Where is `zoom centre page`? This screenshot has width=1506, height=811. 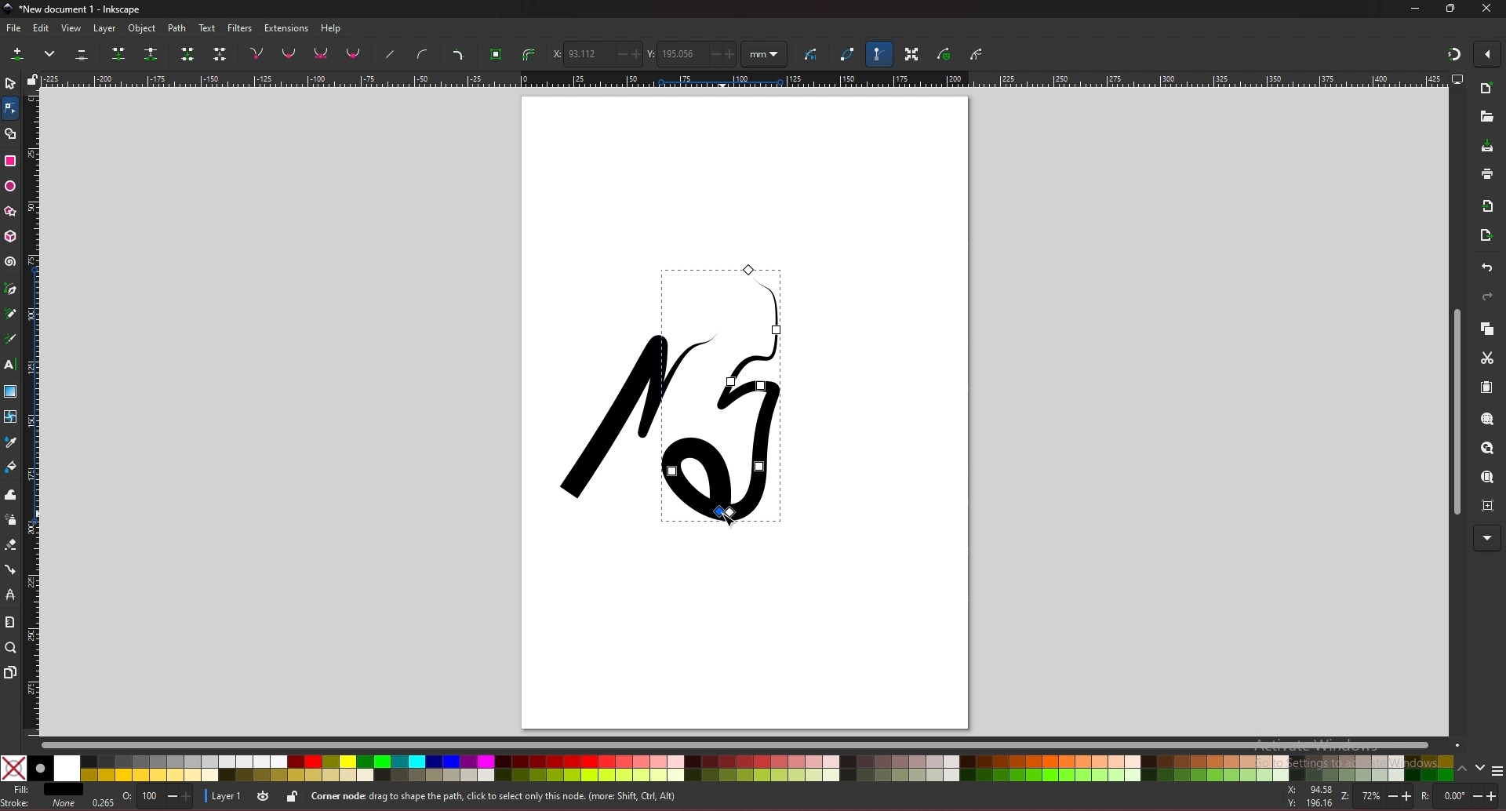 zoom centre page is located at coordinates (1488, 505).